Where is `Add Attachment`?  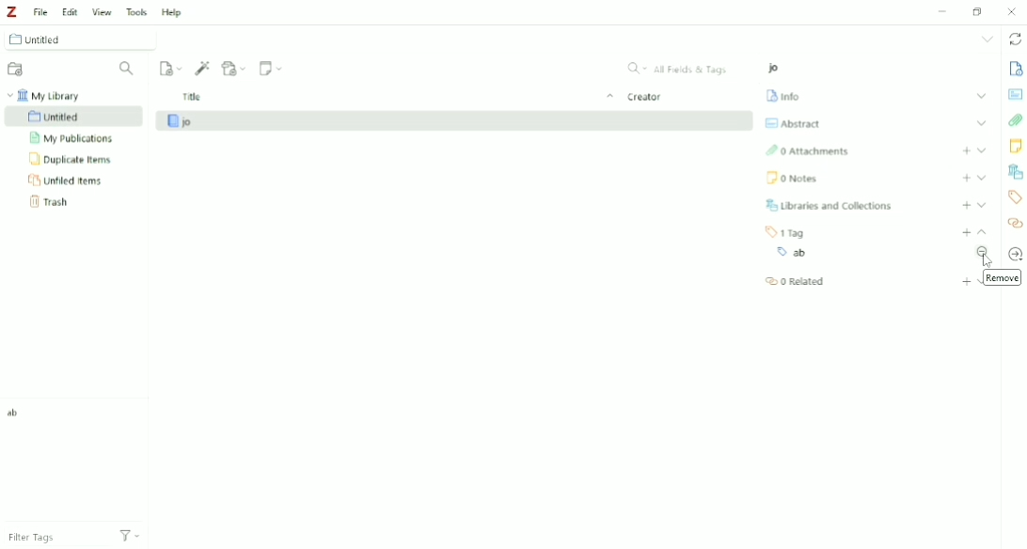 Add Attachment is located at coordinates (233, 69).